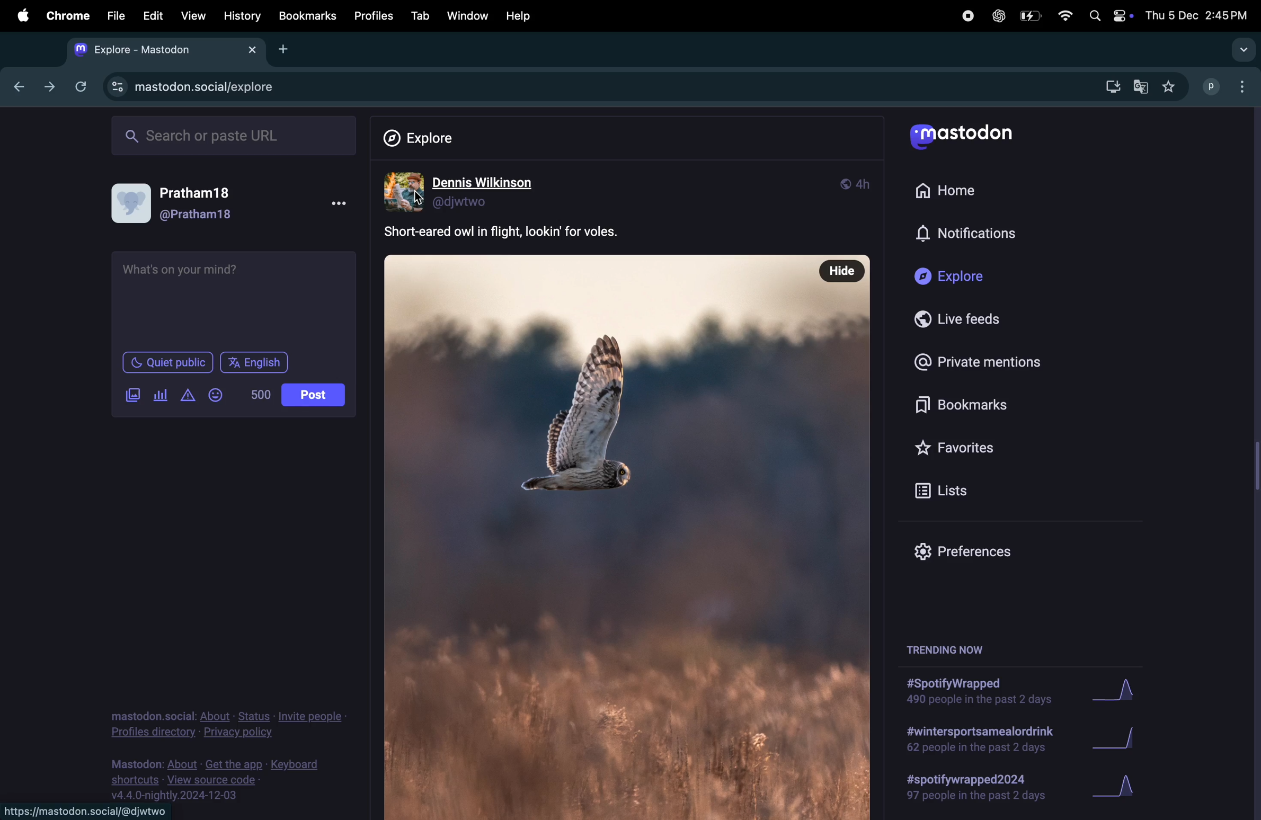 Image resolution: width=1261 pixels, height=820 pixels. Describe the element at coordinates (962, 137) in the screenshot. I see `mastodon` at that location.